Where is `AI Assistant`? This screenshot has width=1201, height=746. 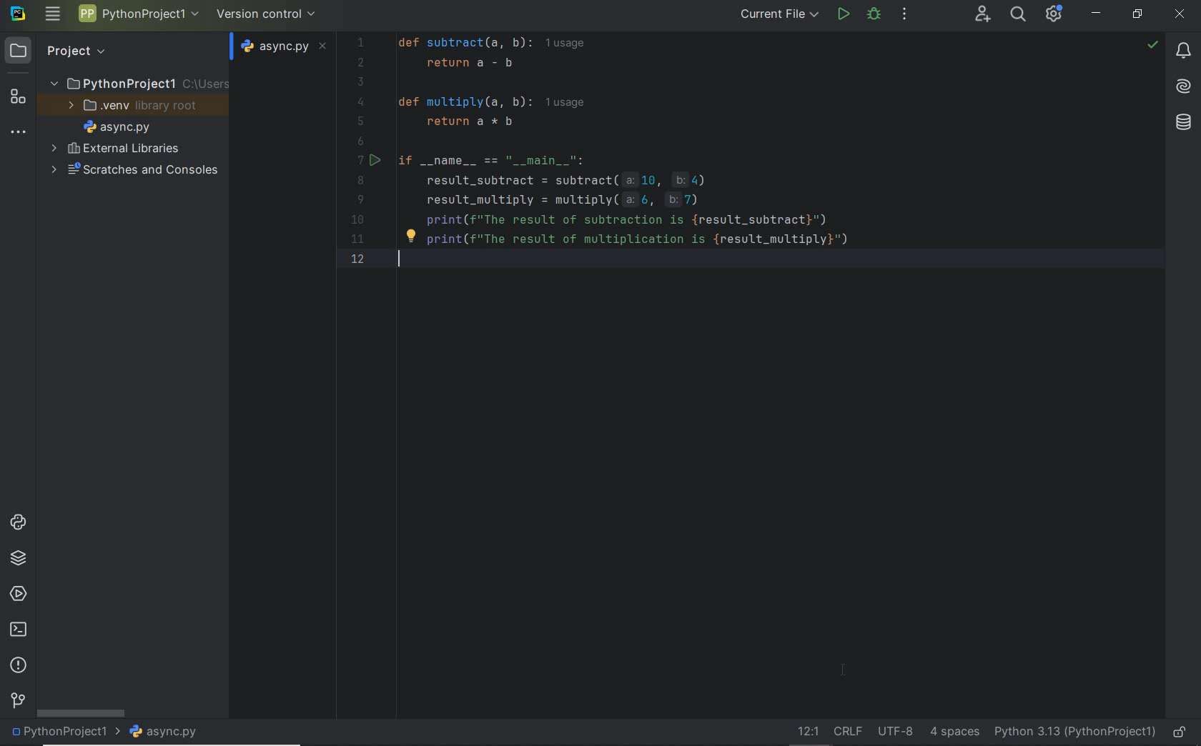 AI Assistant is located at coordinates (1180, 86).